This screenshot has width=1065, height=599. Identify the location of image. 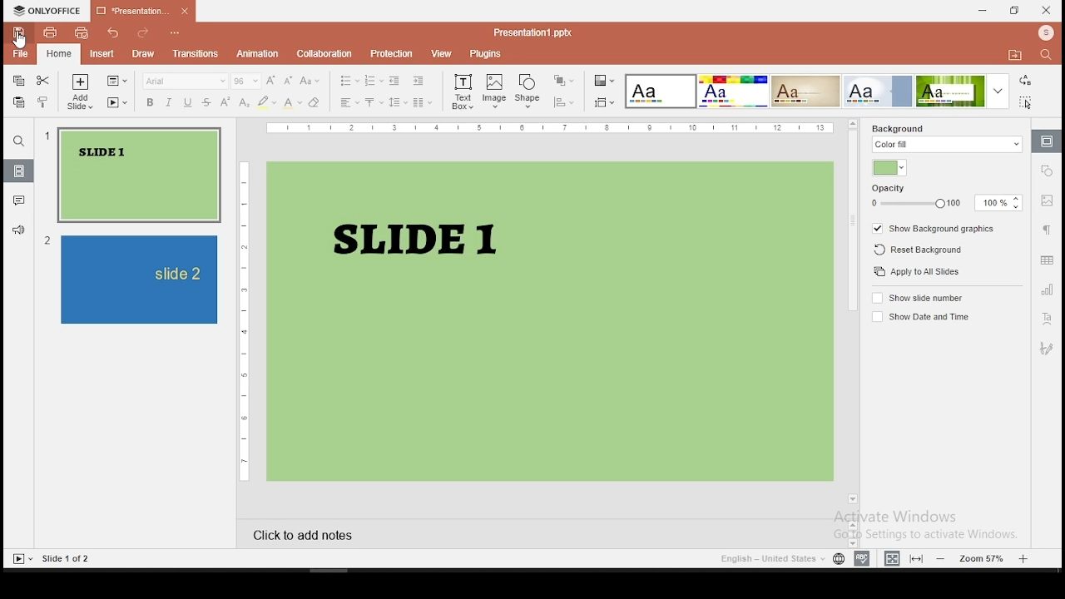
(494, 91).